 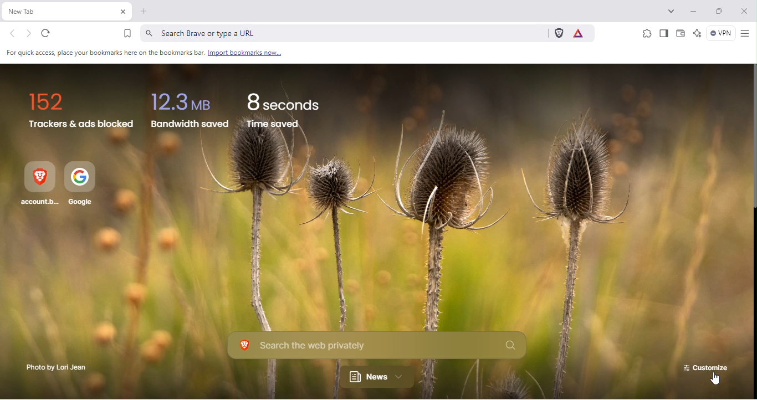 What do you see at coordinates (54, 368) in the screenshot?
I see `Photo by lori jean` at bounding box center [54, 368].